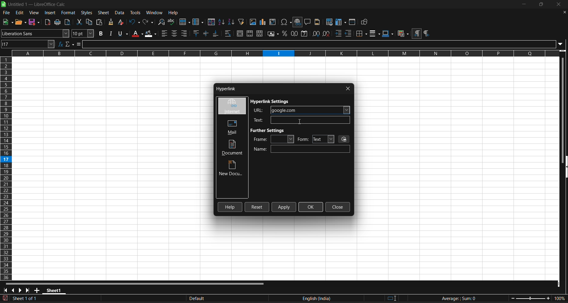 The width and height of the screenshot is (568, 303). I want to click on scroll to first sheet, so click(5, 290).